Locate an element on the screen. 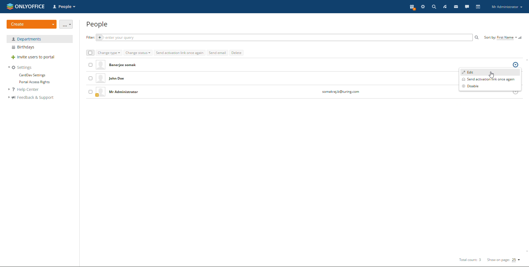 The width and height of the screenshot is (529, 267). show on page is located at coordinates (504, 260).